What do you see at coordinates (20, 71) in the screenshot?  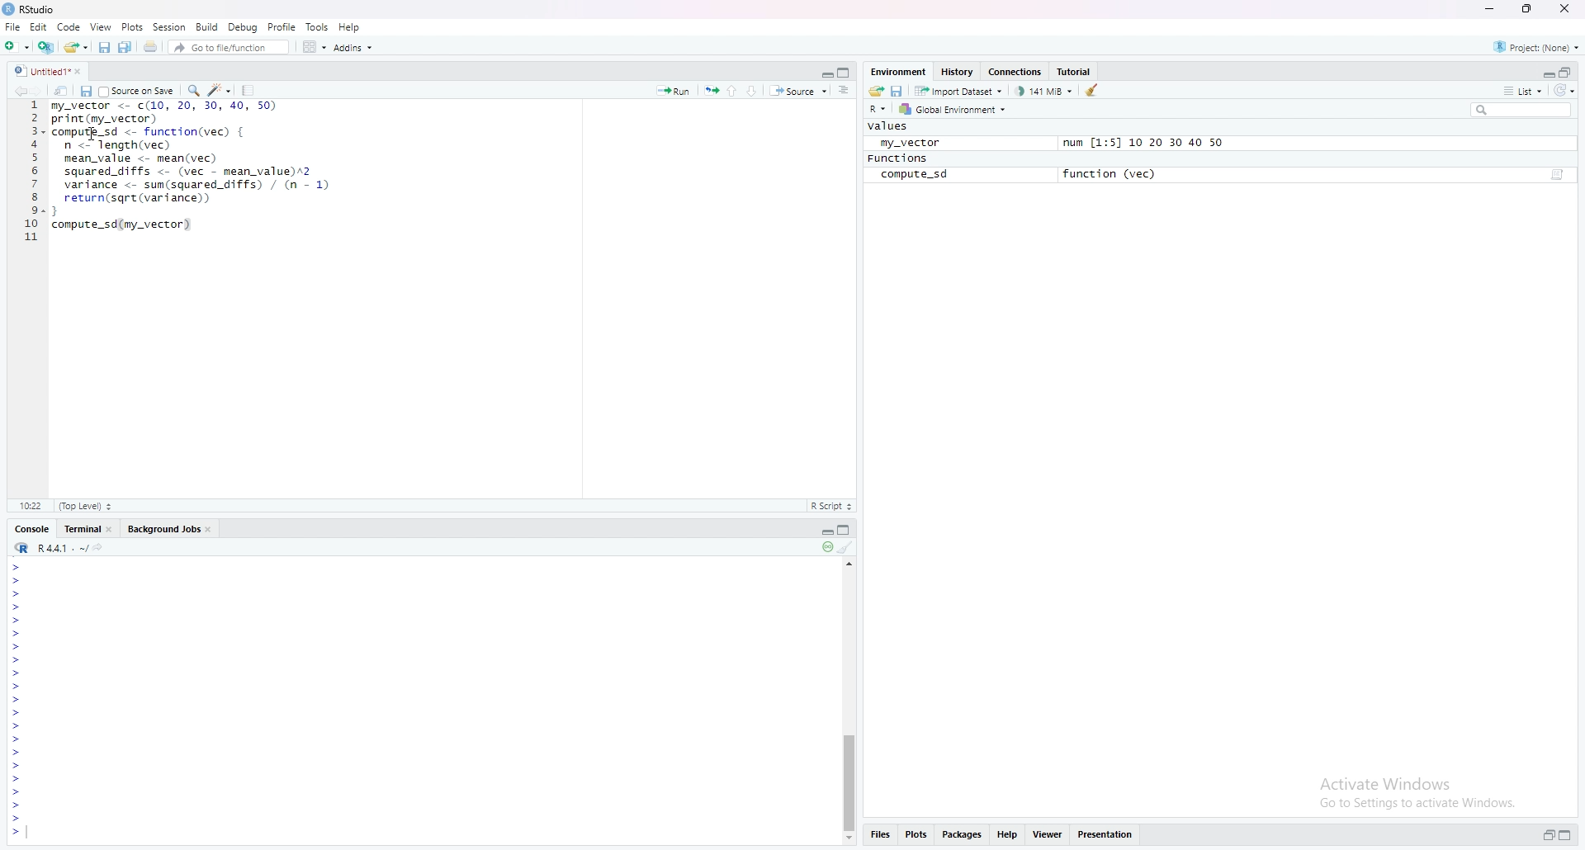 I see `RStudio logo` at bounding box center [20, 71].